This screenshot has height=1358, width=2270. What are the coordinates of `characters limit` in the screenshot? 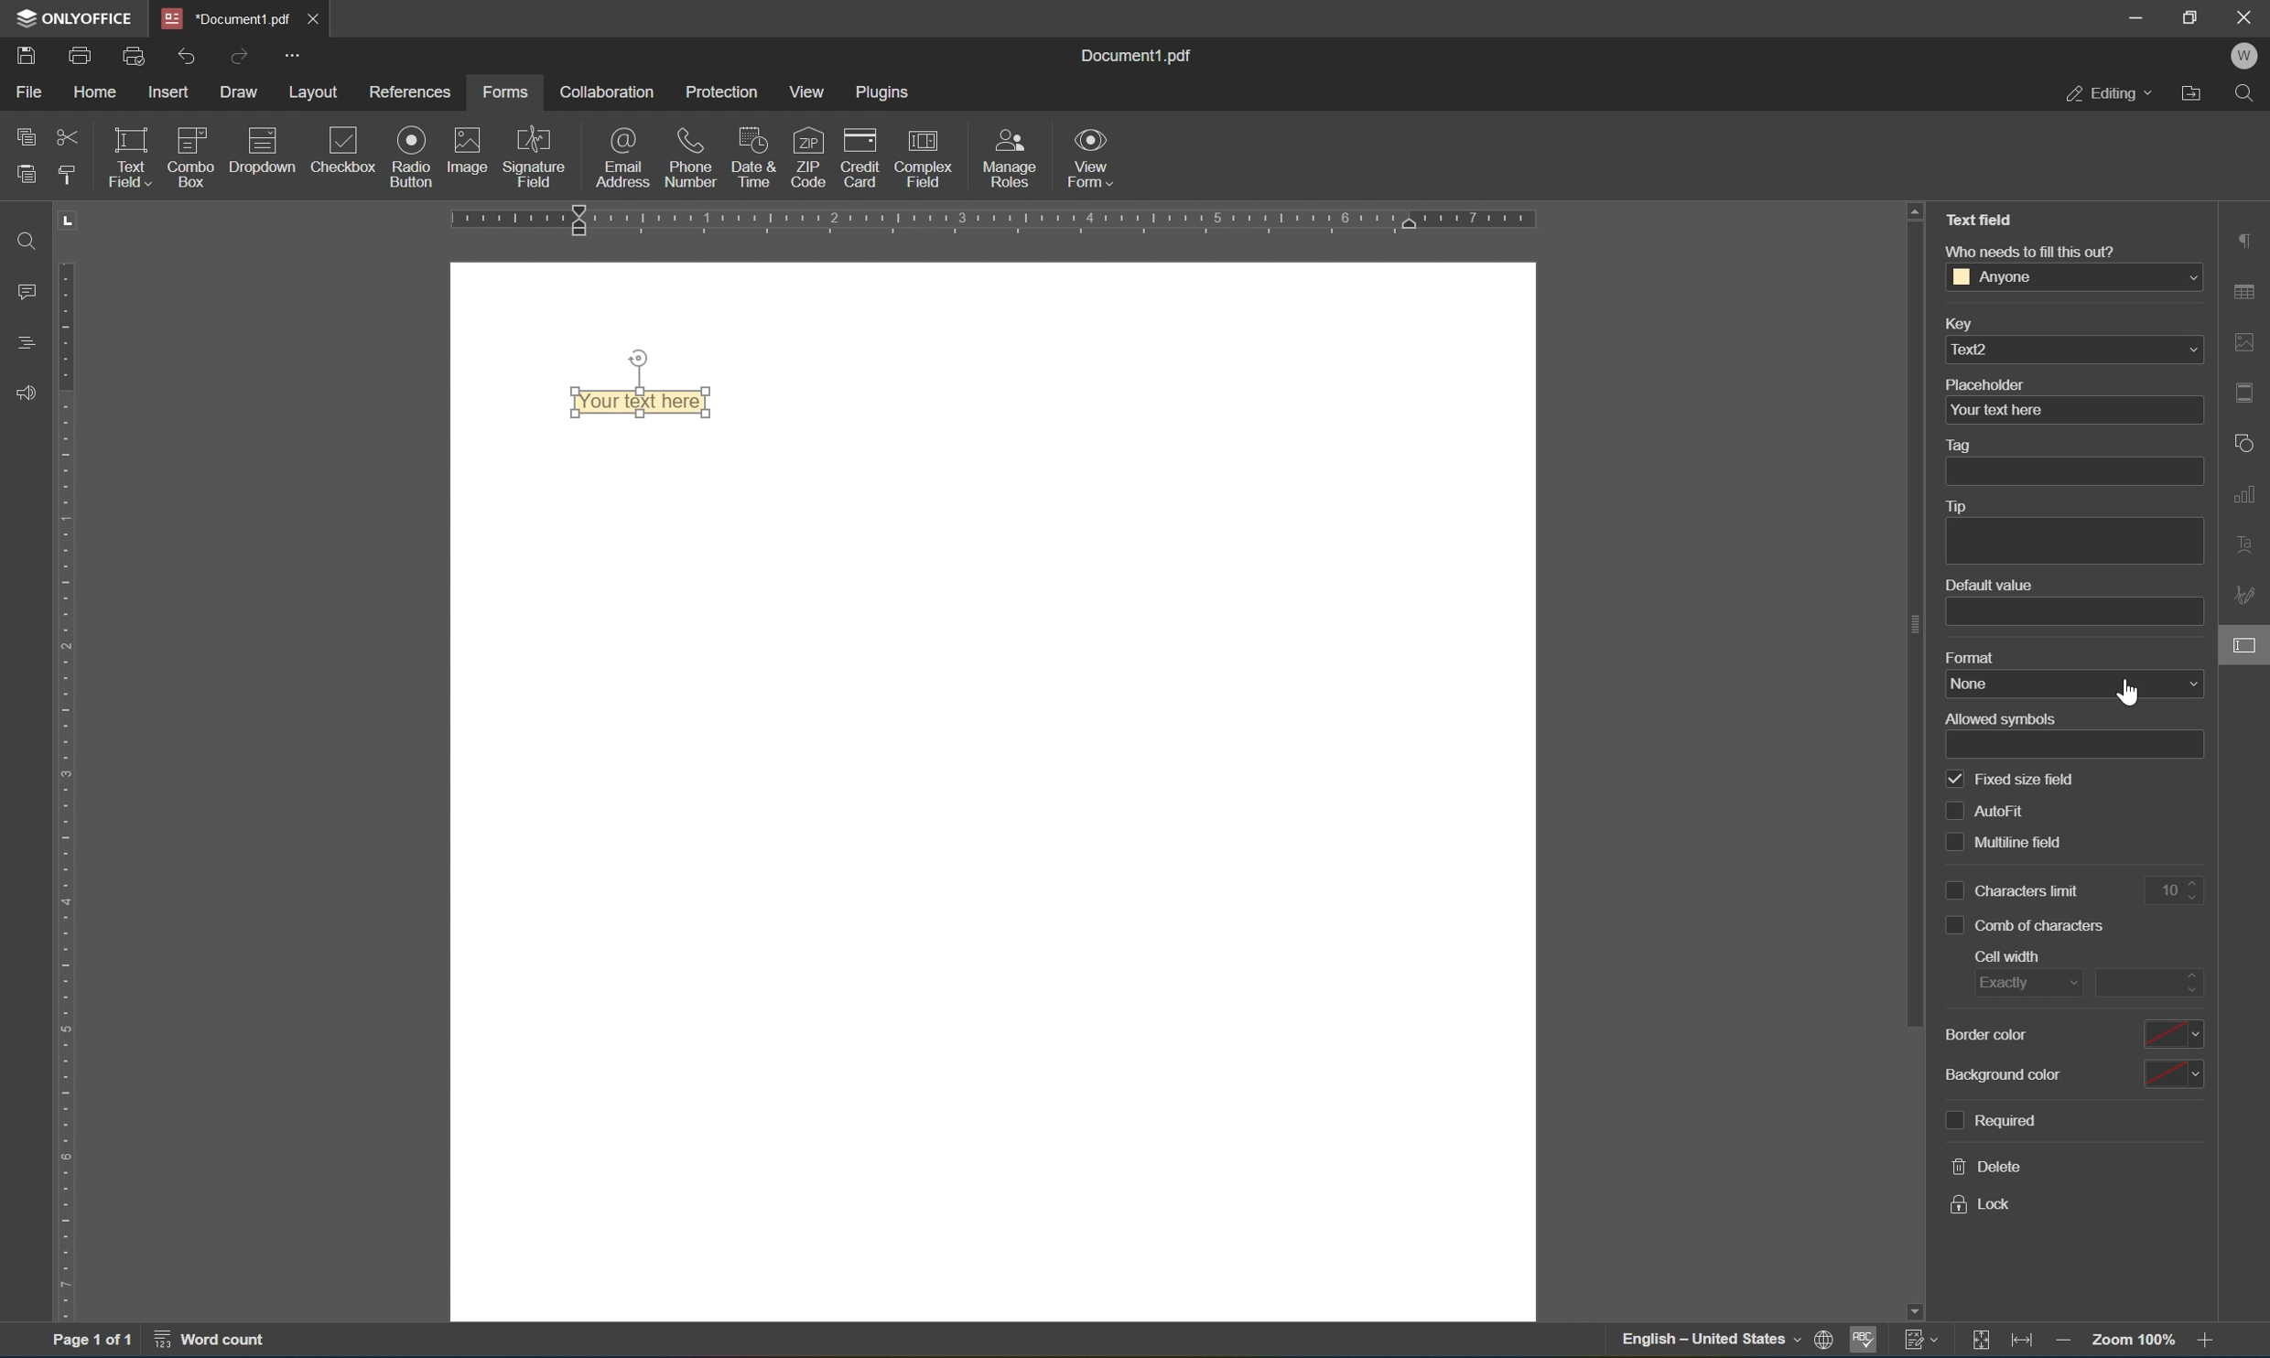 It's located at (2006, 889).